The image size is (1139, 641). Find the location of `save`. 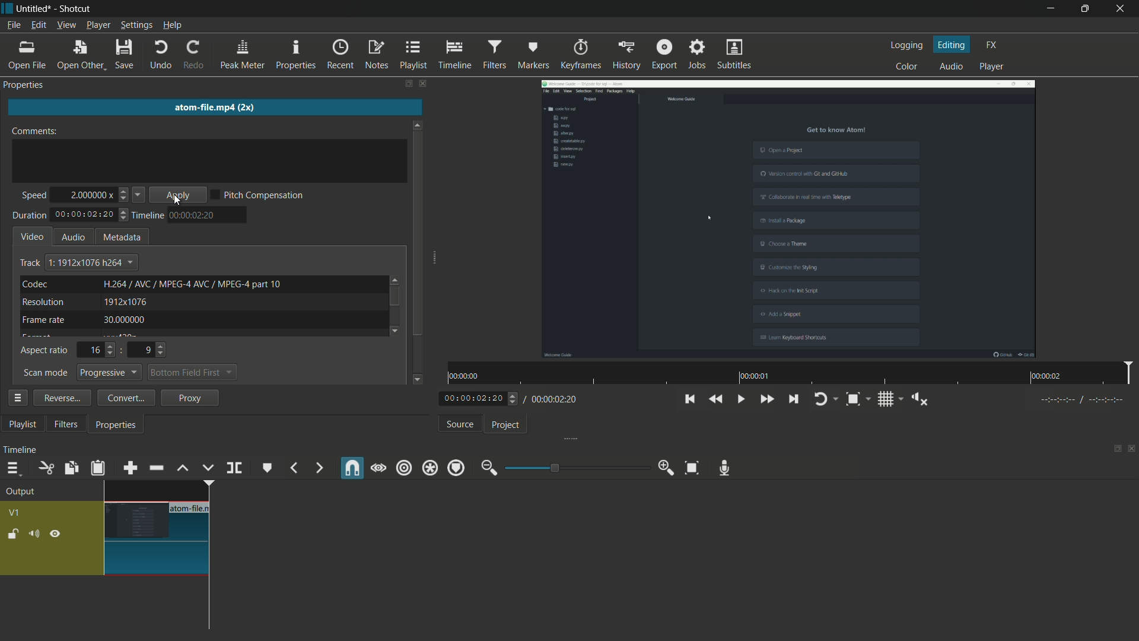

save is located at coordinates (126, 55).